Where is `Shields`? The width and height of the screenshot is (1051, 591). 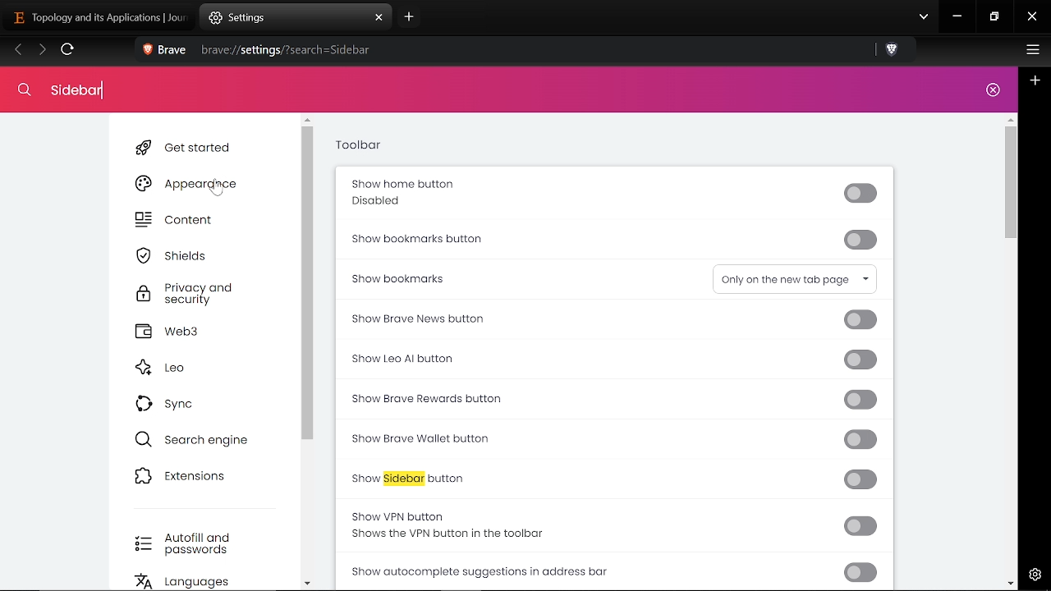
Shields is located at coordinates (183, 255).